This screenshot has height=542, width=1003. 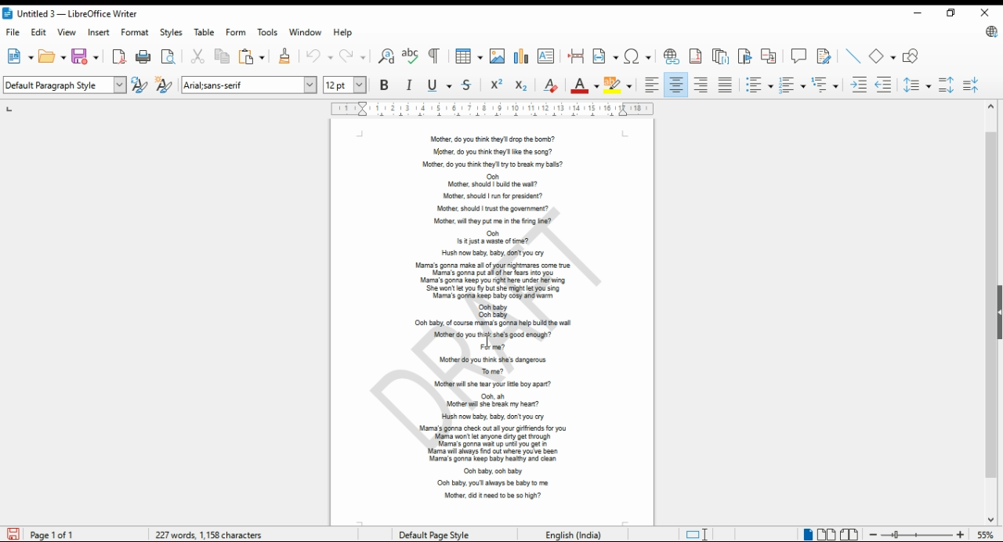 I want to click on save, so click(x=86, y=56).